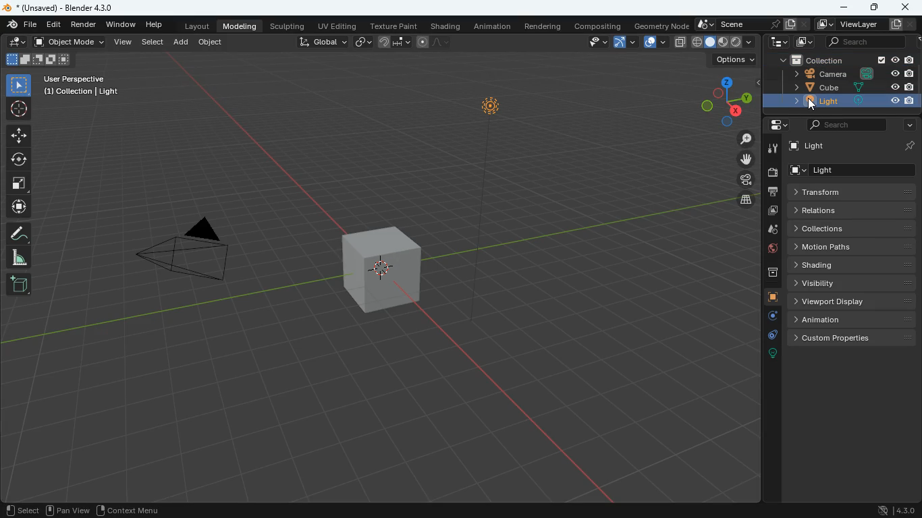  What do you see at coordinates (339, 26) in the screenshot?
I see `uv editing` at bounding box center [339, 26].